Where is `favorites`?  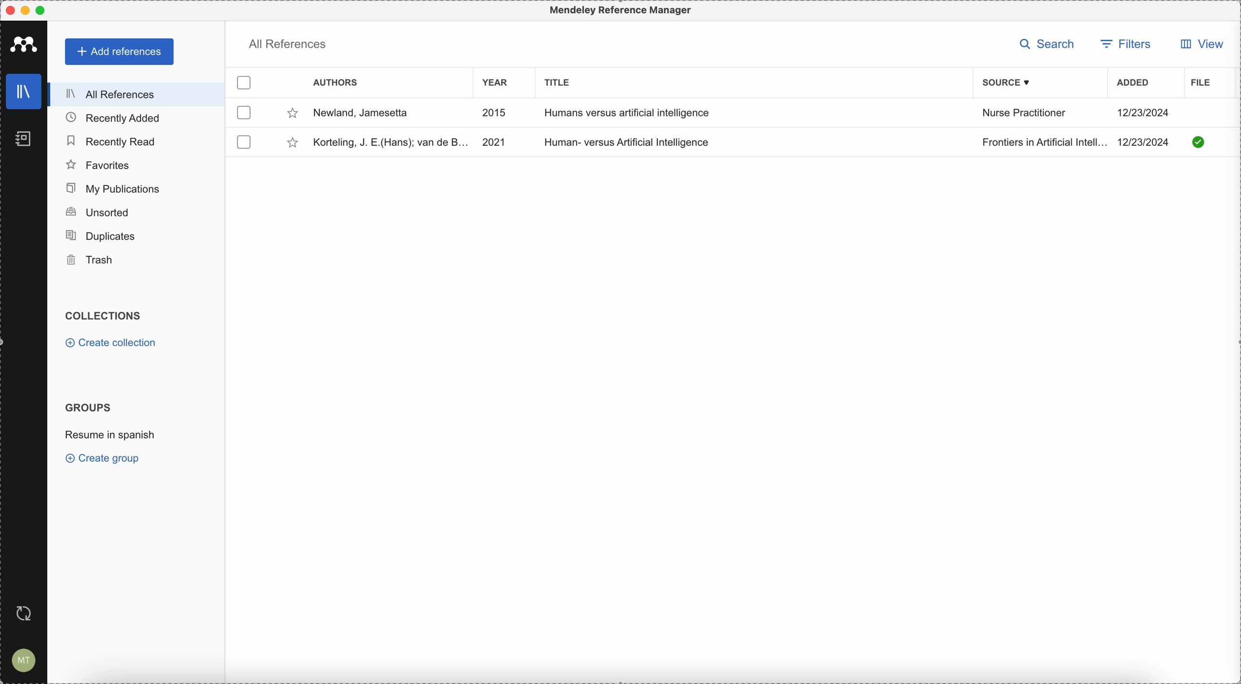 favorites is located at coordinates (99, 164).